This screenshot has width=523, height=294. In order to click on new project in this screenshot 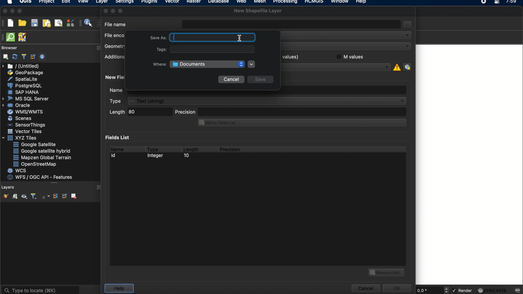, I will do `click(10, 23)`.